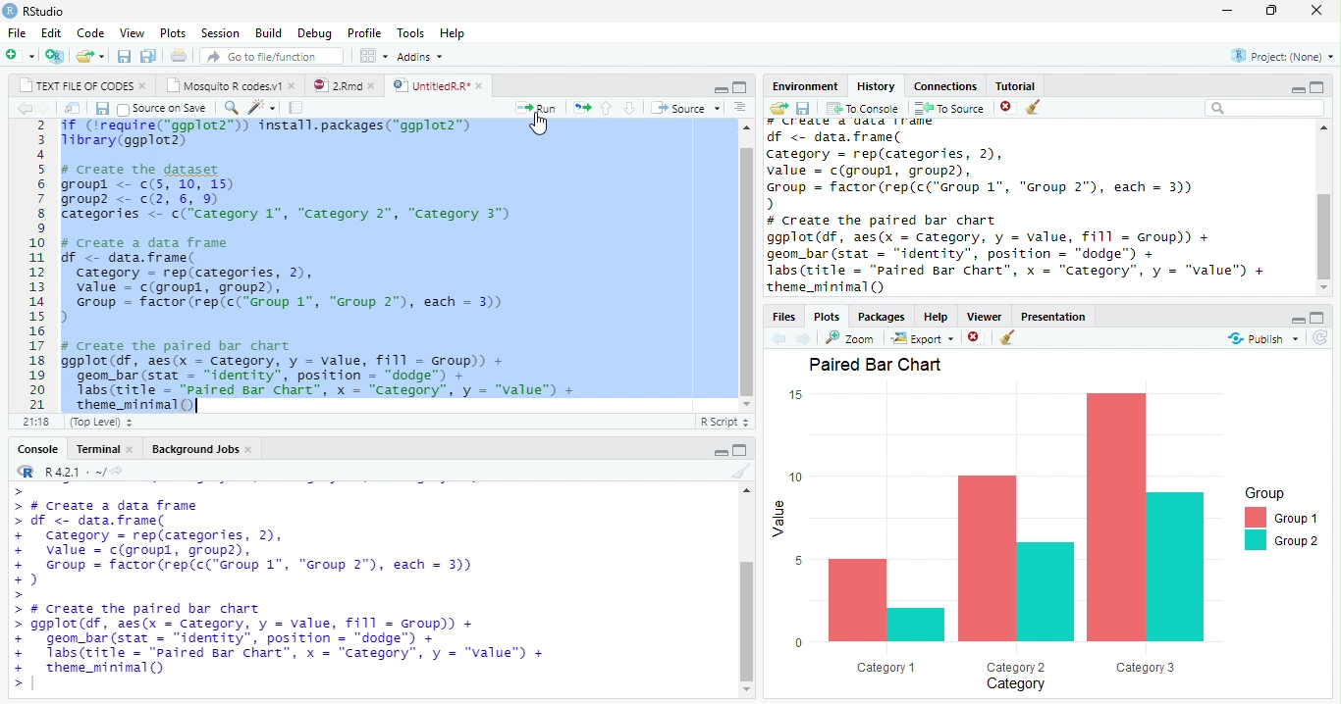 The image size is (1341, 704). What do you see at coordinates (1321, 87) in the screenshot?
I see `maximize` at bounding box center [1321, 87].